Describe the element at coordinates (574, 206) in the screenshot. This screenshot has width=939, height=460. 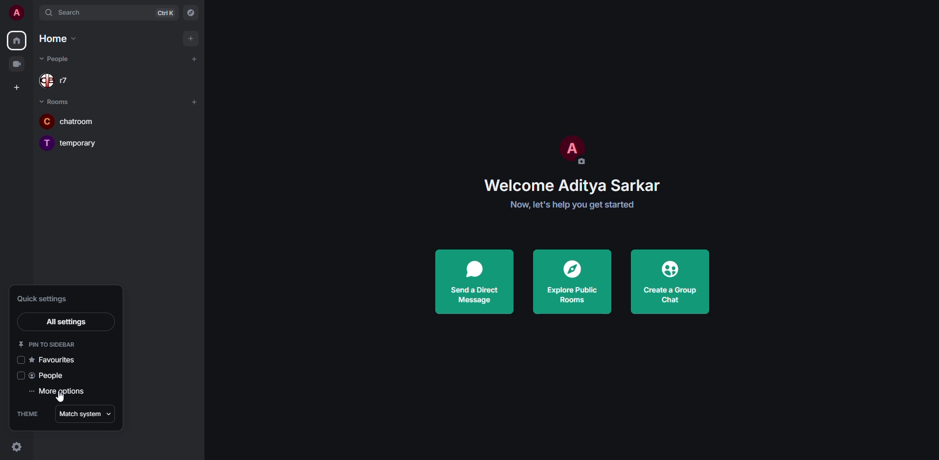
I see `get started` at that location.